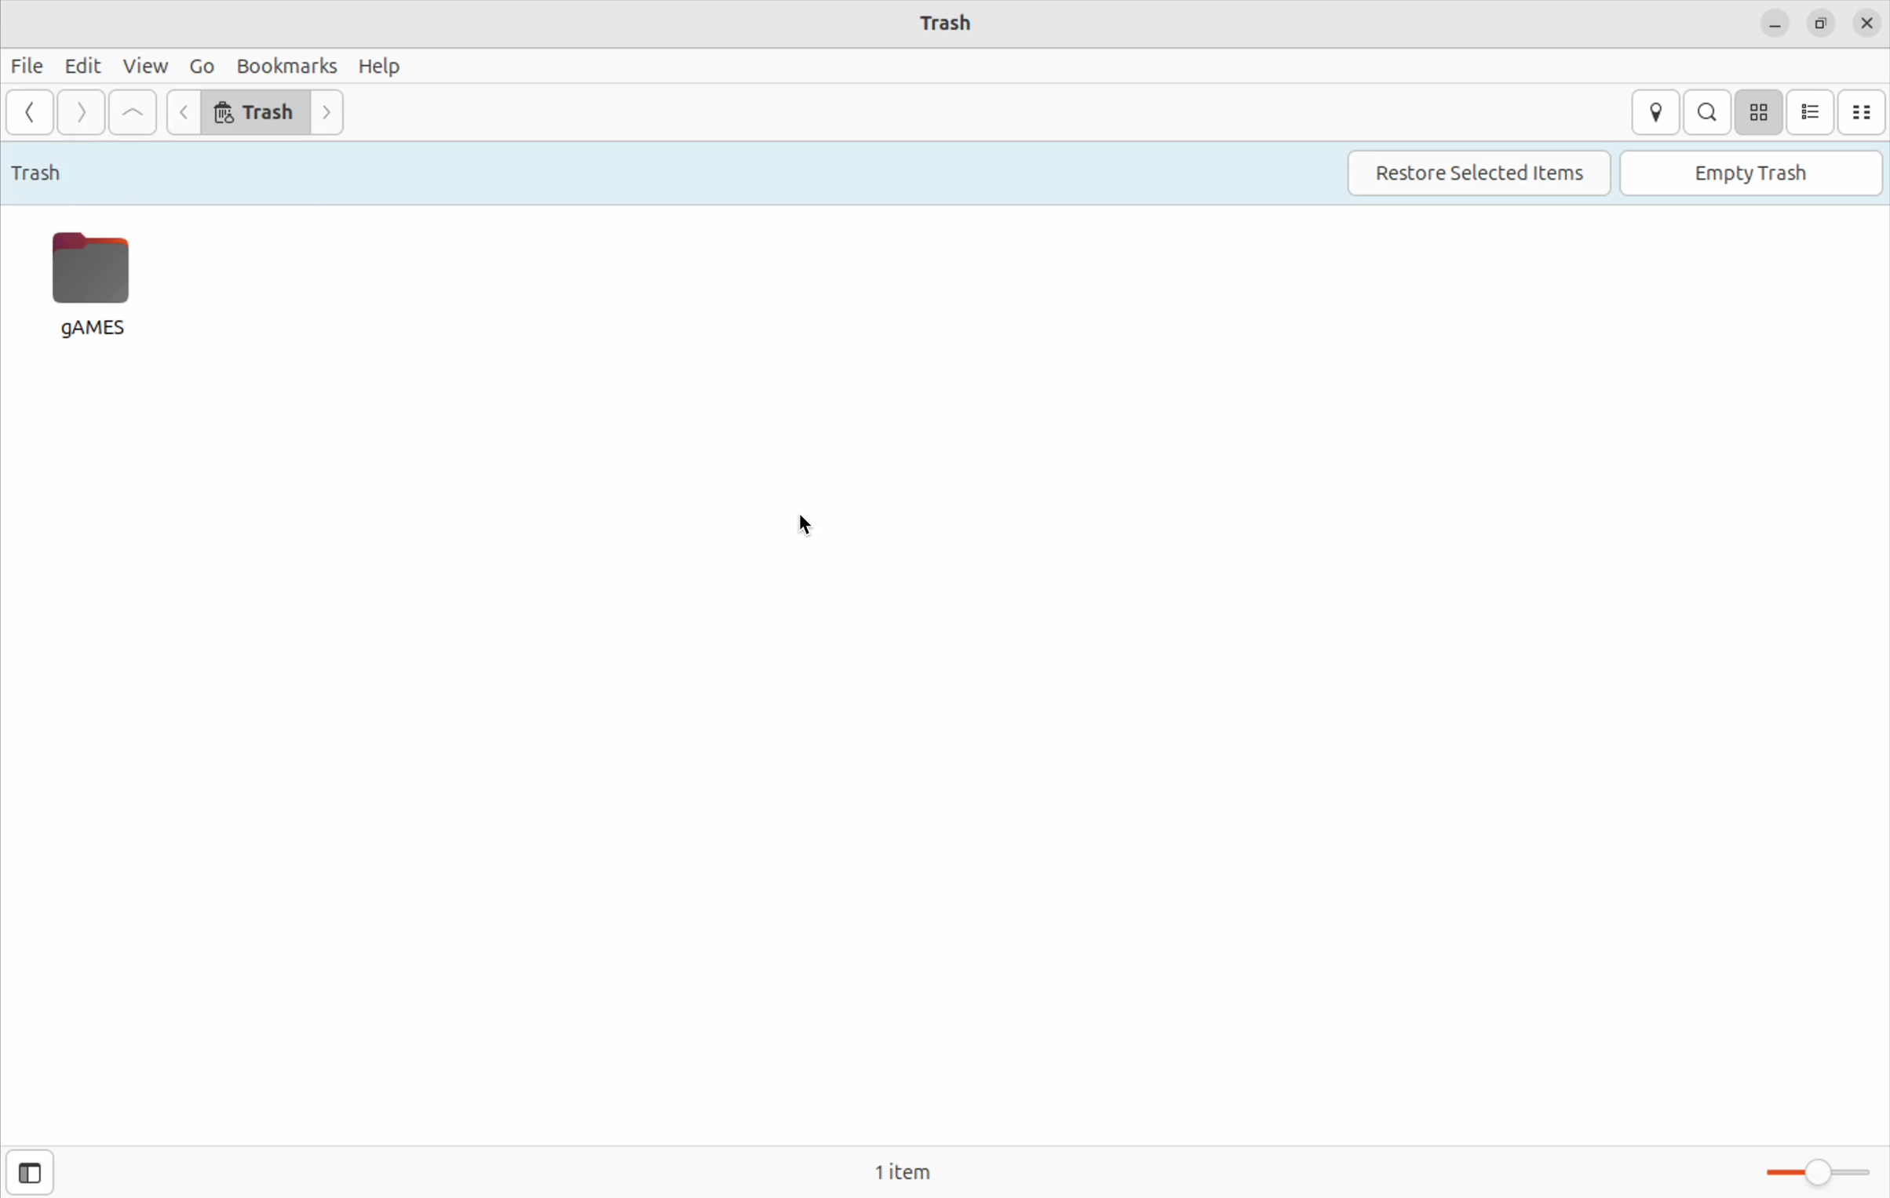  What do you see at coordinates (1866, 113) in the screenshot?
I see `compact view` at bounding box center [1866, 113].